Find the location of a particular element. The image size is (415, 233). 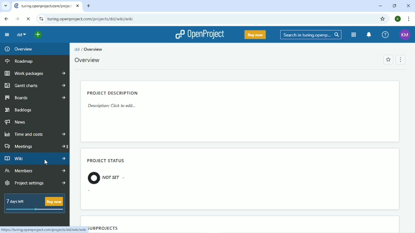

To notification center is located at coordinates (370, 35).